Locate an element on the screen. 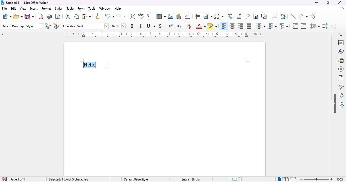 The width and height of the screenshot is (346, 182). new is located at coordinates (7, 16).